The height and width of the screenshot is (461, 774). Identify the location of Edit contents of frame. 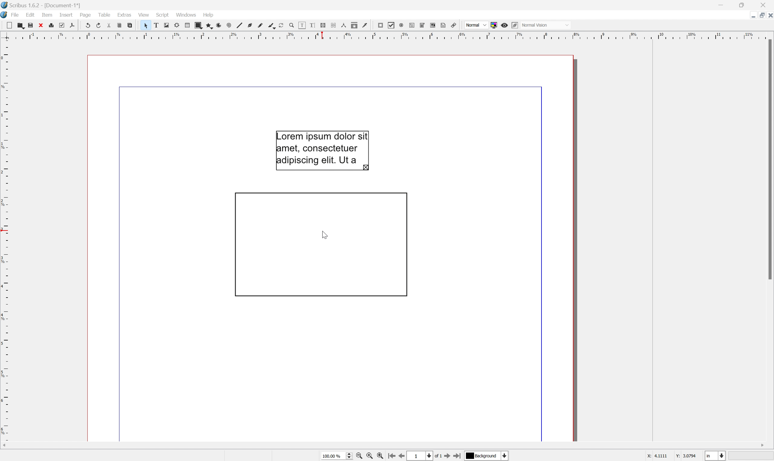
(302, 25).